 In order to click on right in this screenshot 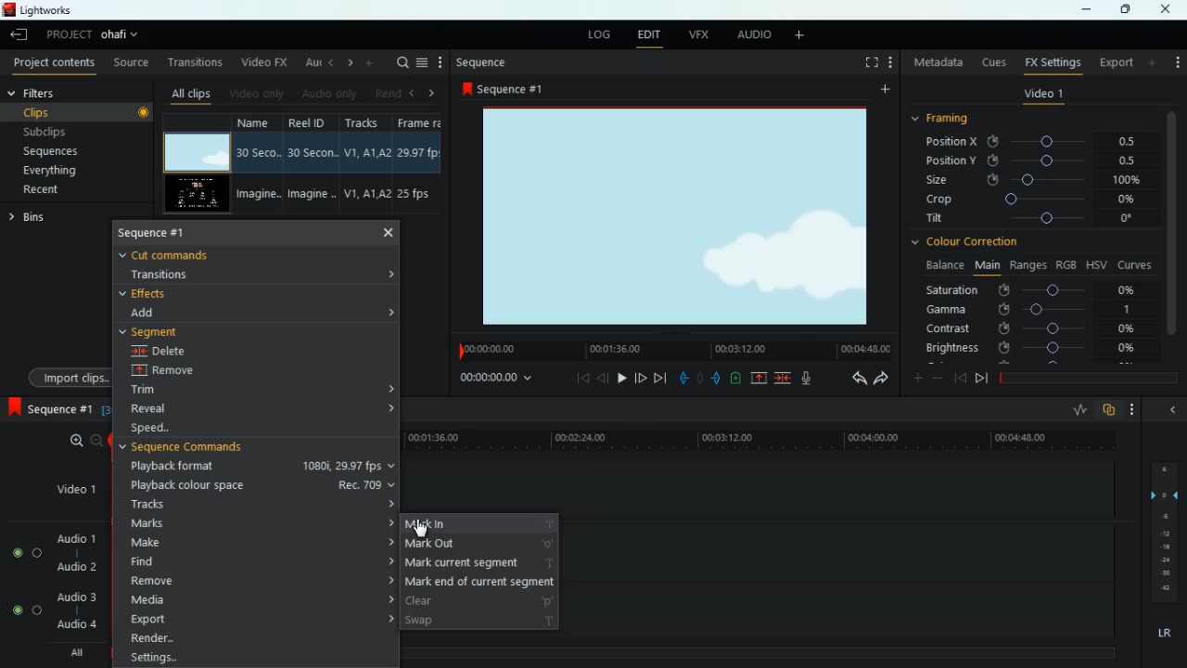, I will do `click(347, 64)`.